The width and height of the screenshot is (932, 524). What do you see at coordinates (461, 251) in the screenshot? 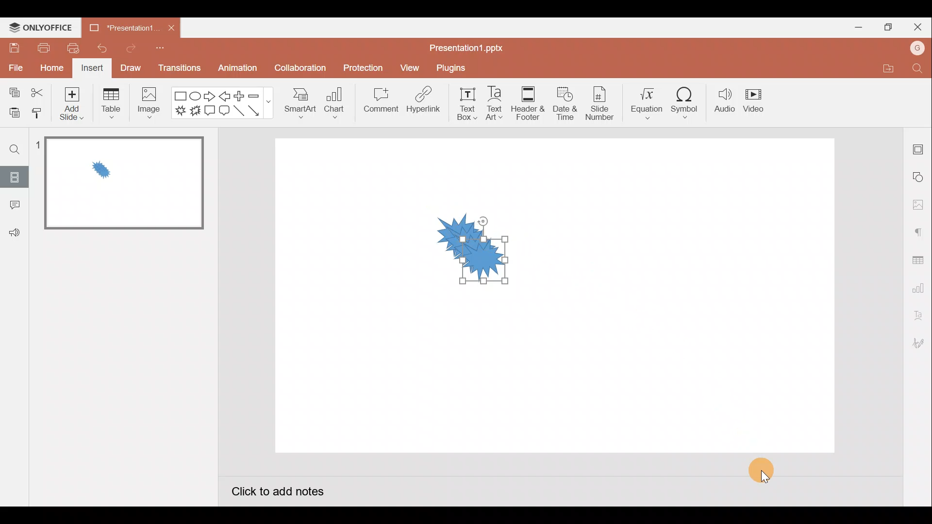
I see `shape` at bounding box center [461, 251].